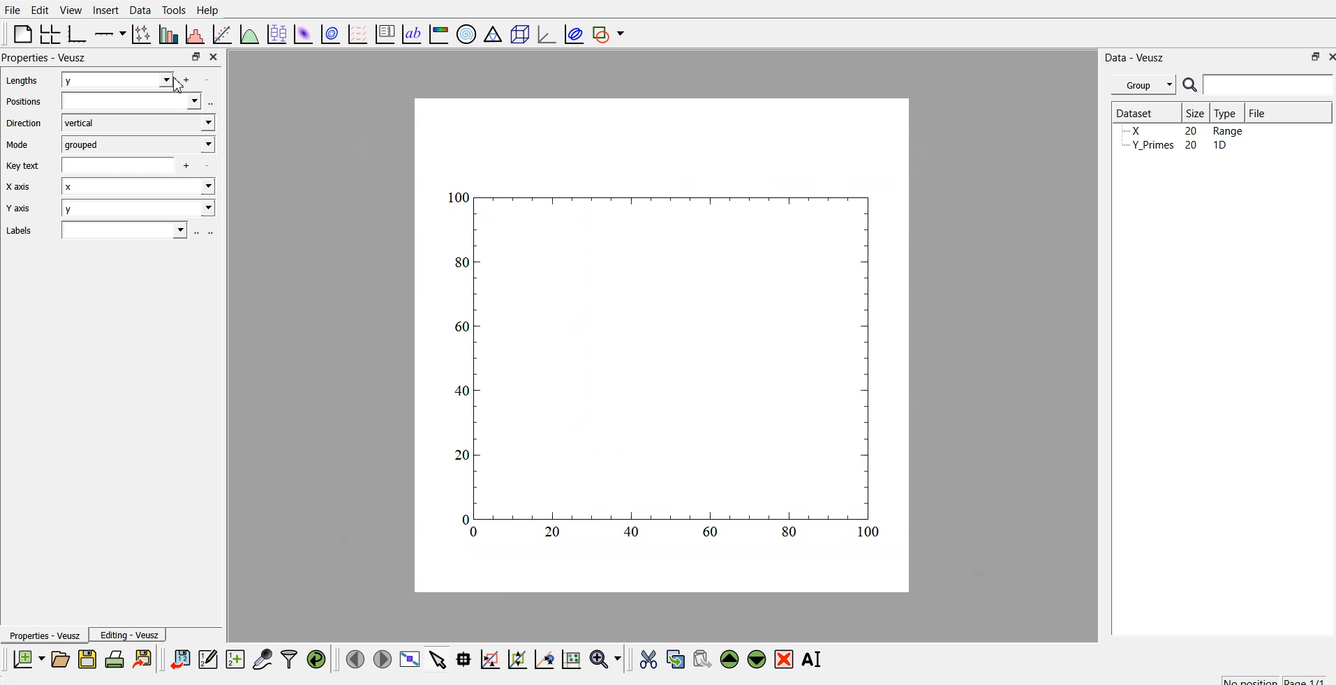 The width and height of the screenshot is (1336, 685). What do you see at coordinates (1174, 132) in the screenshot?
I see `Y_Primes 20 1D` at bounding box center [1174, 132].